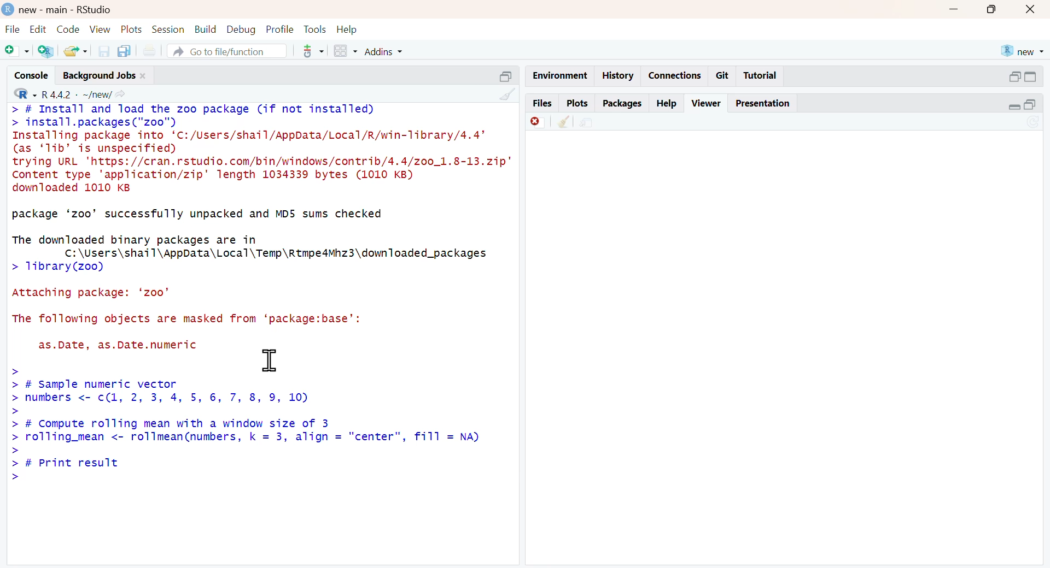 The width and height of the screenshot is (1050, 568). What do you see at coordinates (538, 122) in the screenshot?
I see `delete file` at bounding box center [538, 122].